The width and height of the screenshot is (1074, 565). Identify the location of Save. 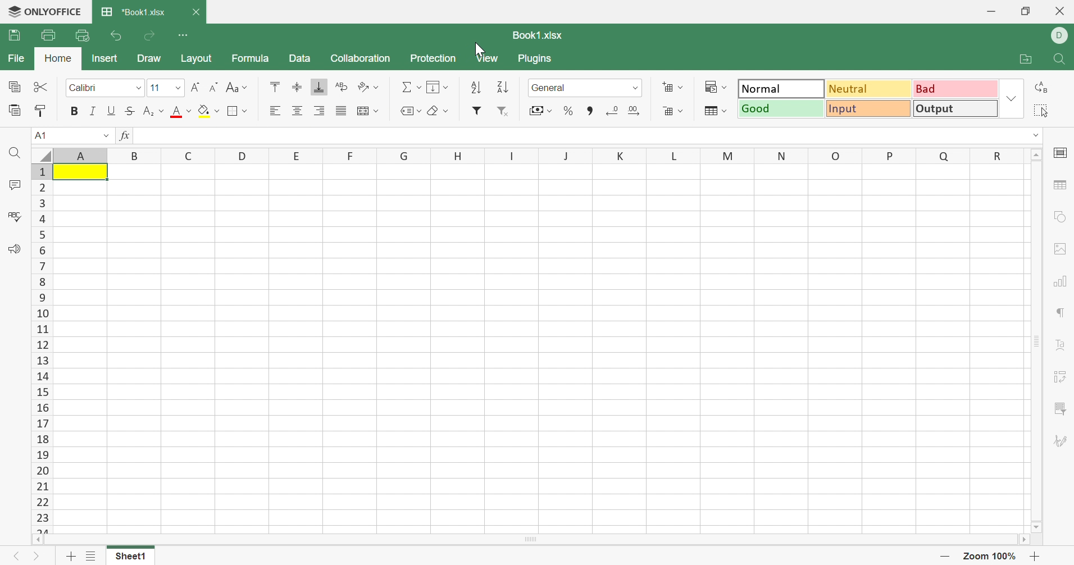
(11, 35).